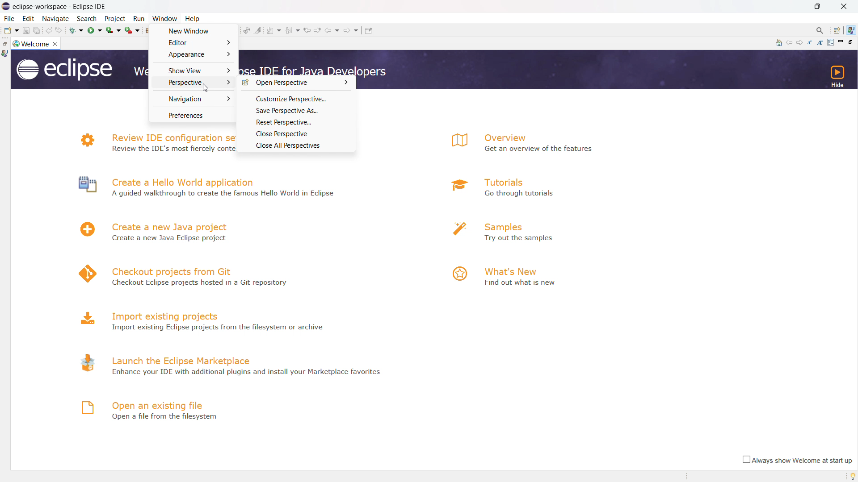 The width and height of the screenshot is (858, 482). What do you see at coordinates (25, 30) in the screenshot?
I see `save` at bounding box center [25, 30].